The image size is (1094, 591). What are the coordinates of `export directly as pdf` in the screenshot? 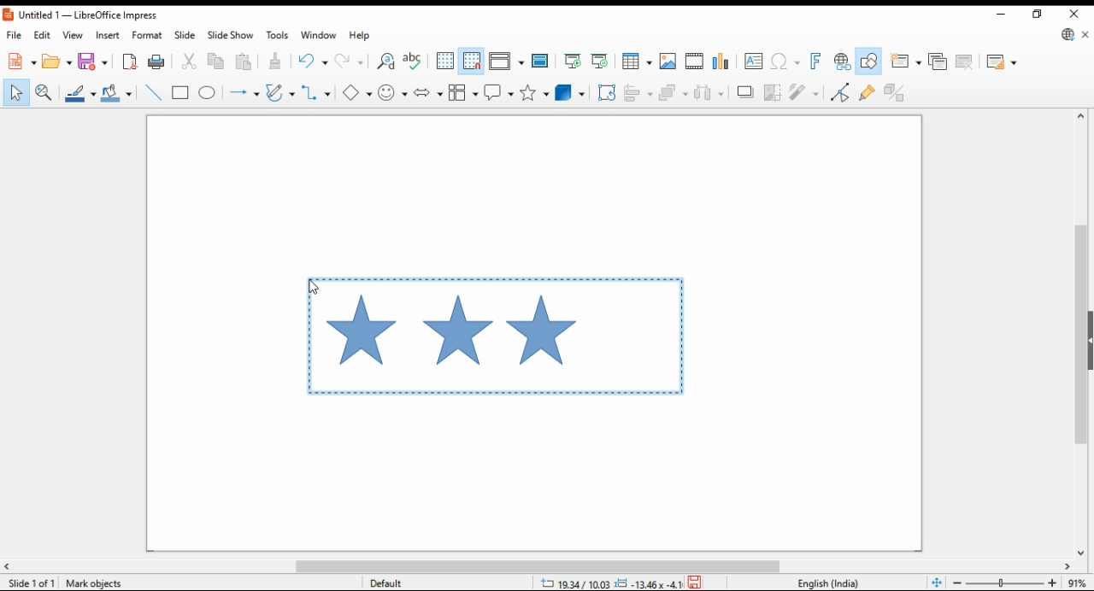 It's located at (129, 61).